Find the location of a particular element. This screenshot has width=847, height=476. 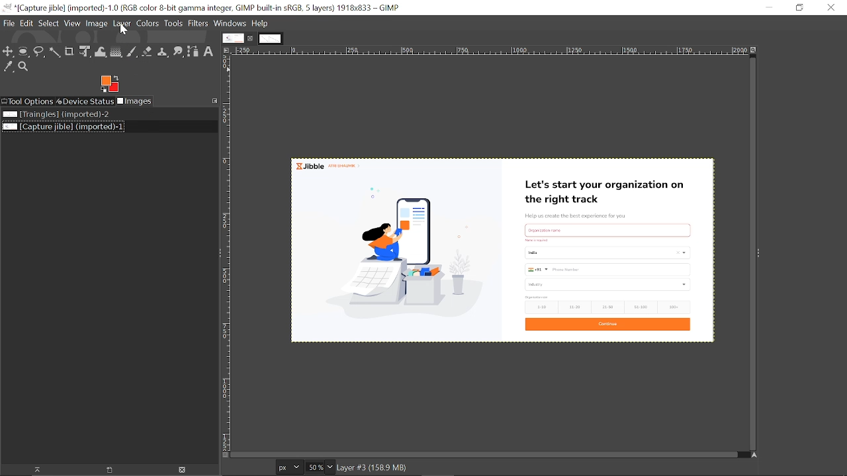

Zoom tool is located at coordinates (26, 67).